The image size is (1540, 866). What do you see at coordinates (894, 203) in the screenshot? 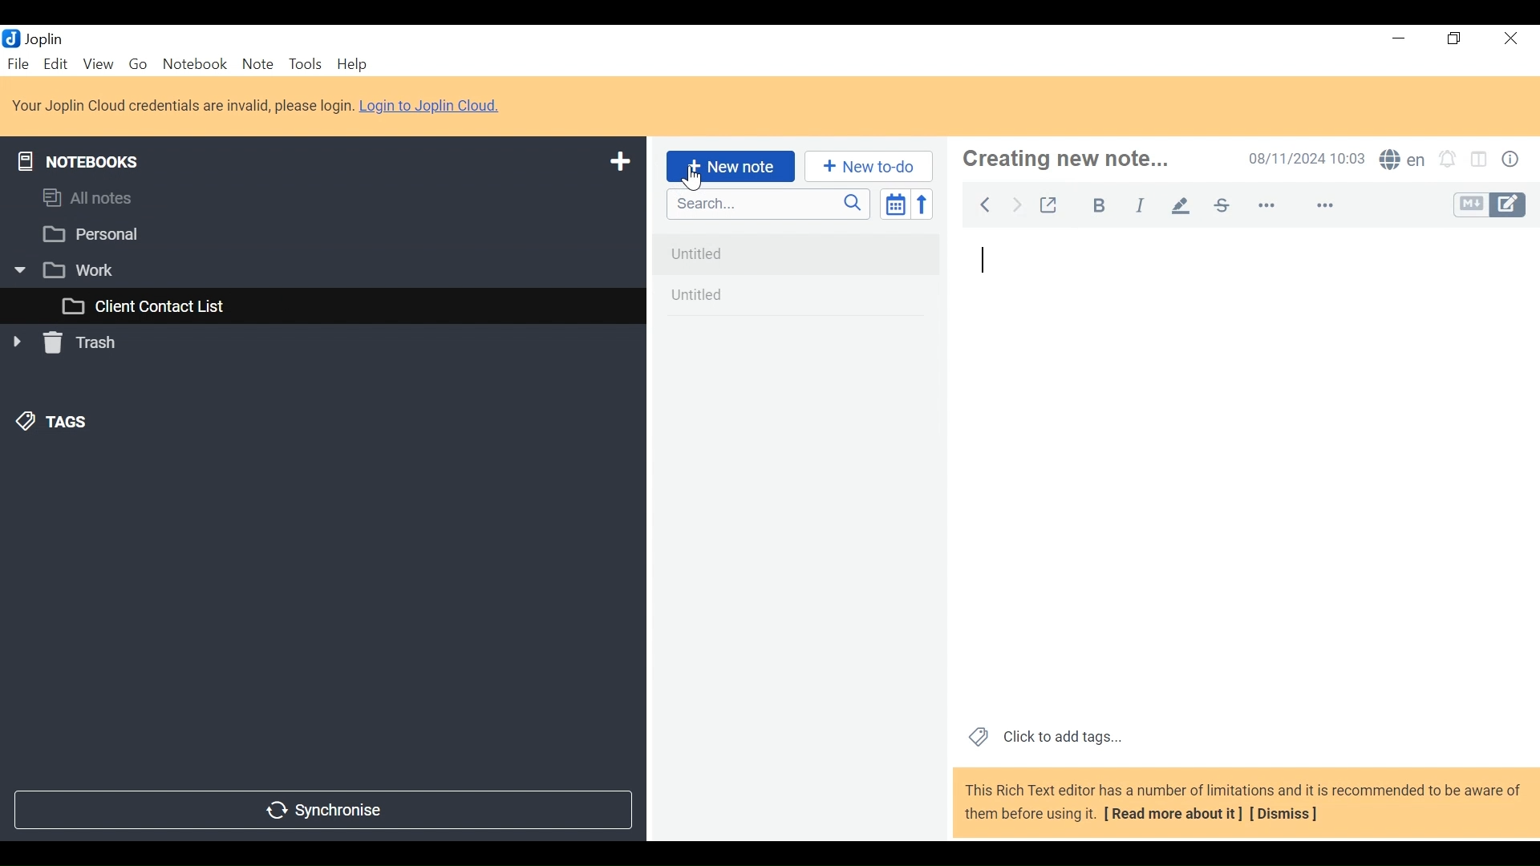
I see `Toggle sort order field` at bounding box center [894, 203].